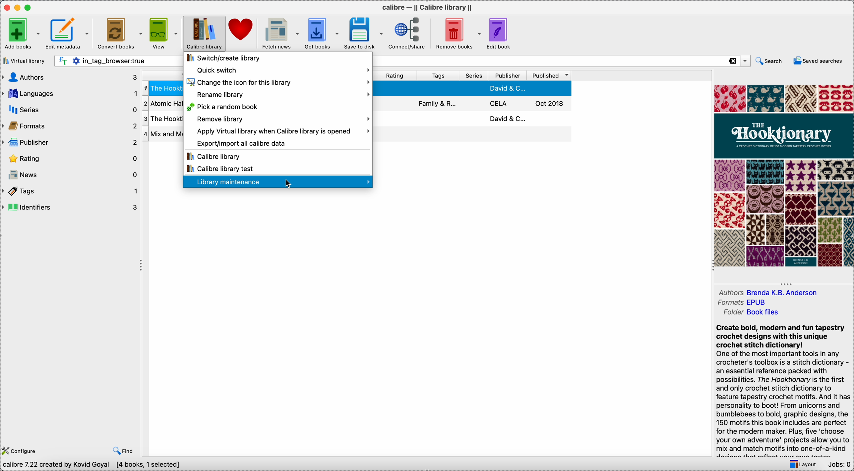 The width and height of the screenshot is (854, 471). I want to click on edit metadata, so click(68, 35).